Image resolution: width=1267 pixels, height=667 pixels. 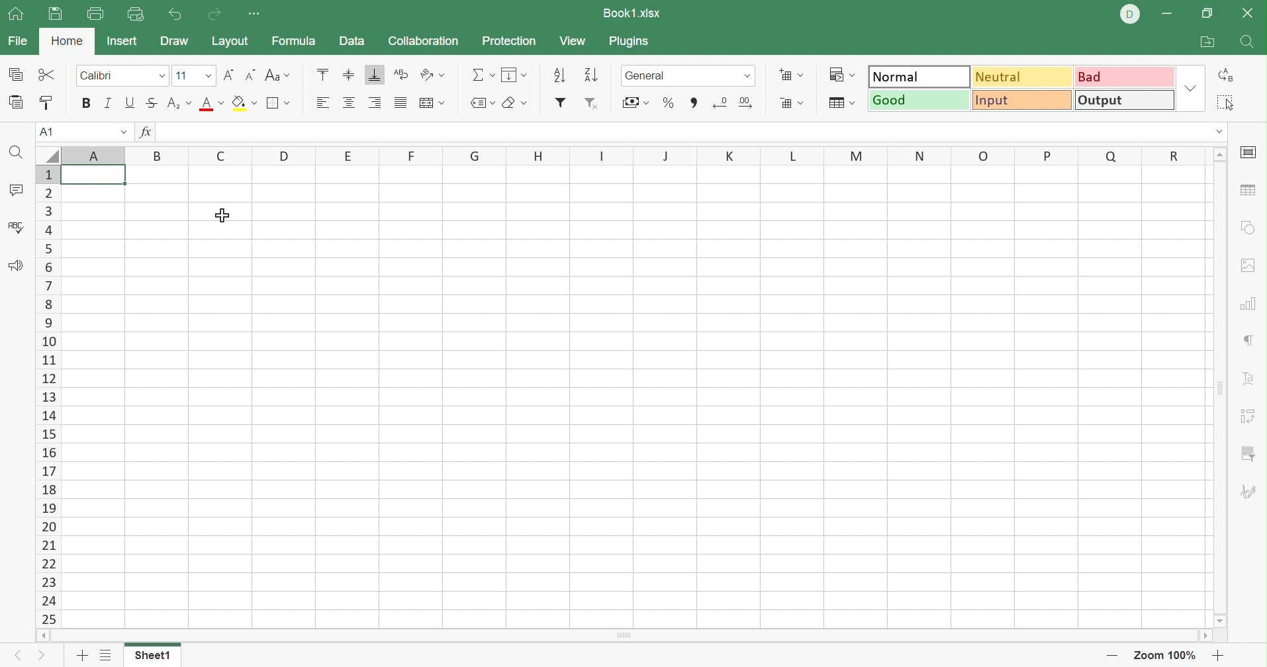 I want to click on File, so click(x=17, y=41).